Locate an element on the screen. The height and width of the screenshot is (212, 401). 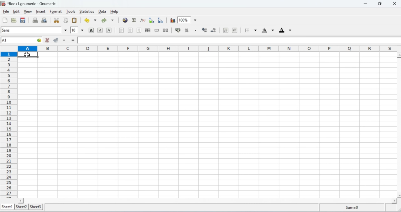
Italics is located at coordinates (100, 30).